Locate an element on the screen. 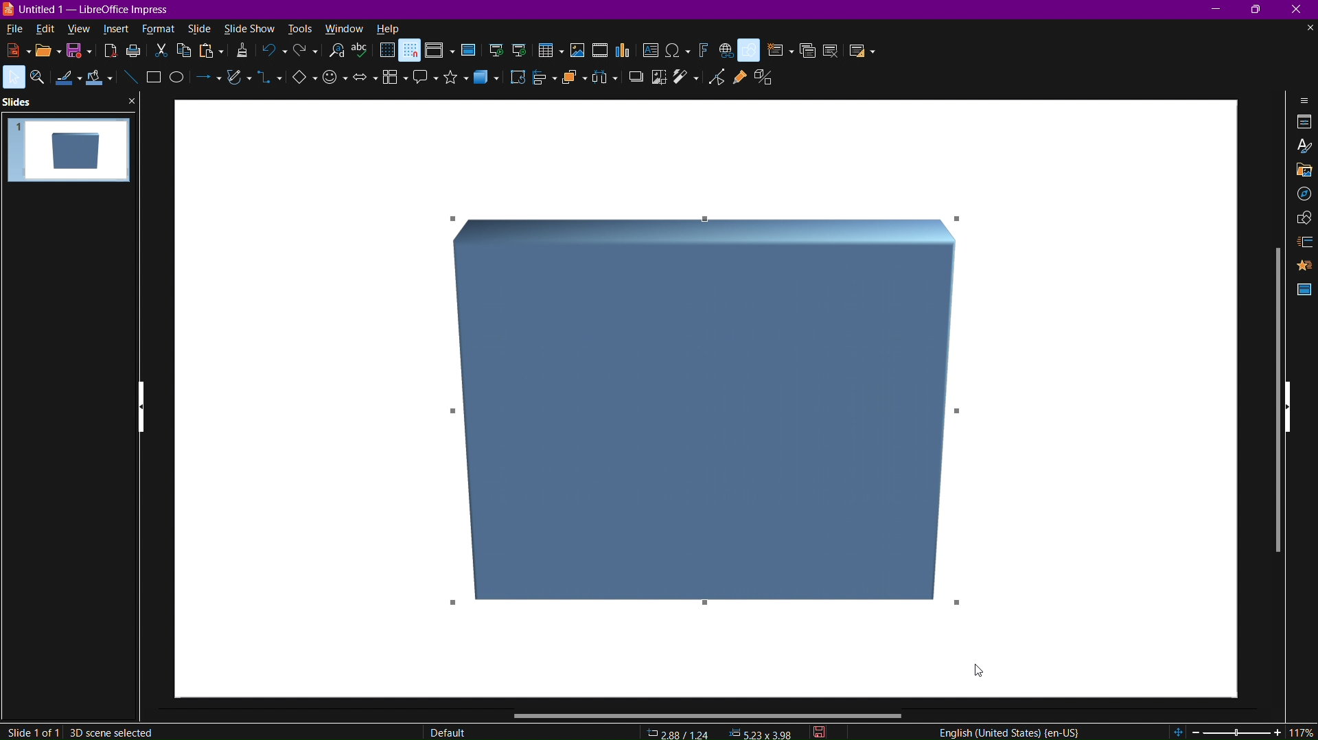 The image size is (1318, 740). save is located at coordinates (81, 54).